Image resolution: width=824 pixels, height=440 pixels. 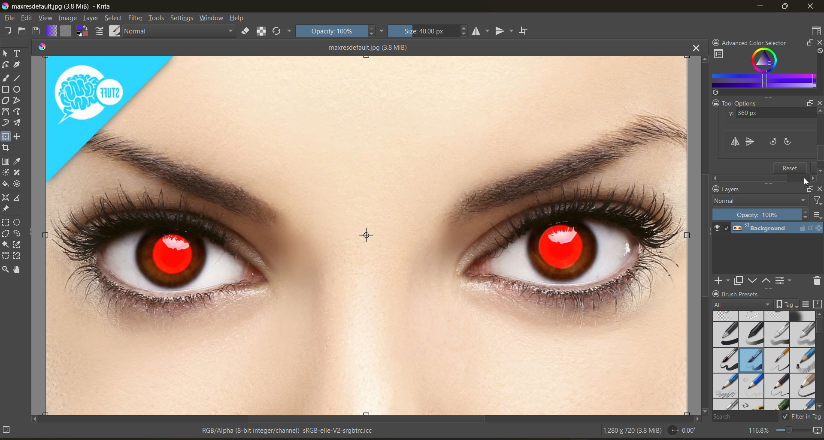 I want to click on zoom, so click(x=795, y=429).